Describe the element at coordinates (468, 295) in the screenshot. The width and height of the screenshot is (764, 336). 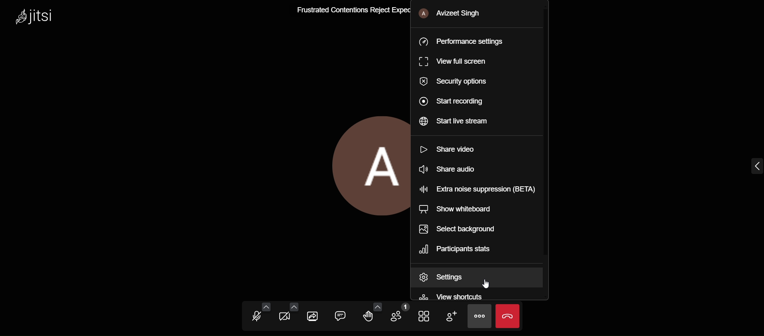
I see `view shortcuts` at that location.